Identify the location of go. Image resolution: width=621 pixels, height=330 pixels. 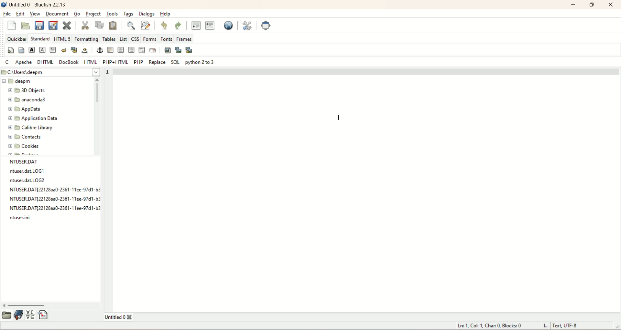
(78, 14).